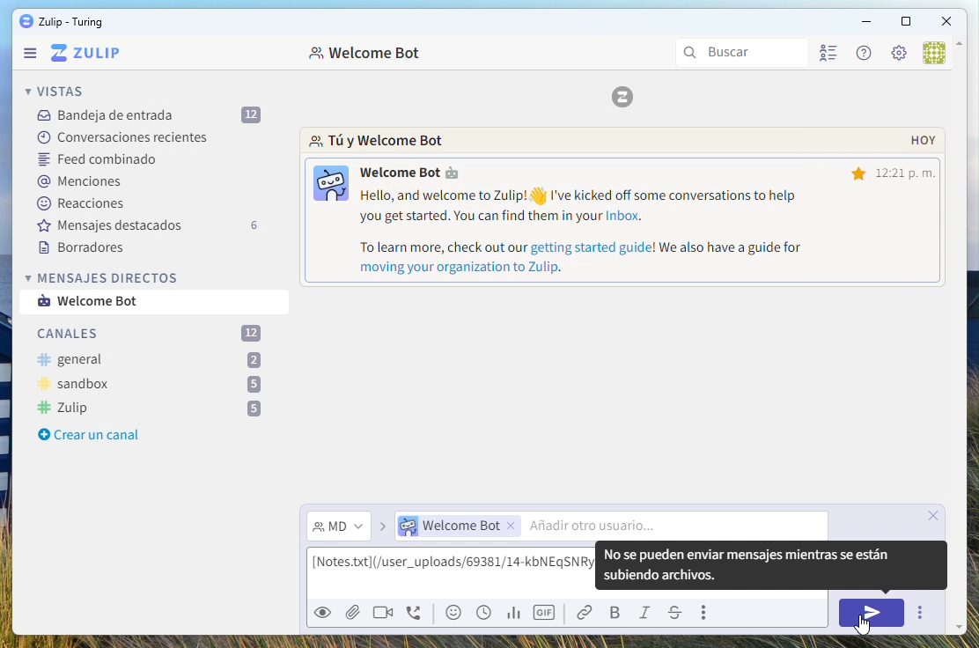 This screenshot has width=979, height=648. Describe the element at coordinates (621, 210) in the screenshot. I see `2, Tay Welcome Bot HOY
[=] Welcome Bot * 1221p.m
Hello, and welcome to Zulip! #) I've kicked off some conversations to help
You get started. You can find them in your Inbox.
To learn more, check out our getting started guide! We also have a guide for
moving your organization to Zulip.` at that location.